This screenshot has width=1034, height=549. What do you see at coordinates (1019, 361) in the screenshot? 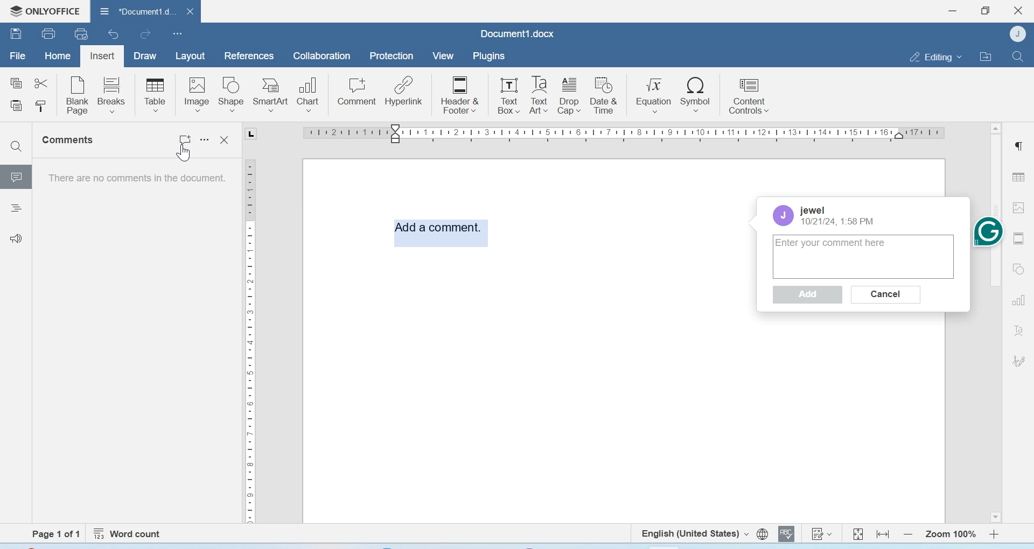
I see `Signature` at bounding box center [1019, 361].